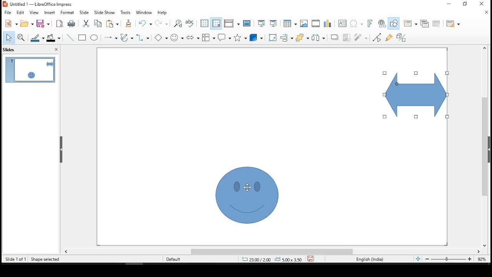  I want to click on toggle extrusion, so click(401, 37).